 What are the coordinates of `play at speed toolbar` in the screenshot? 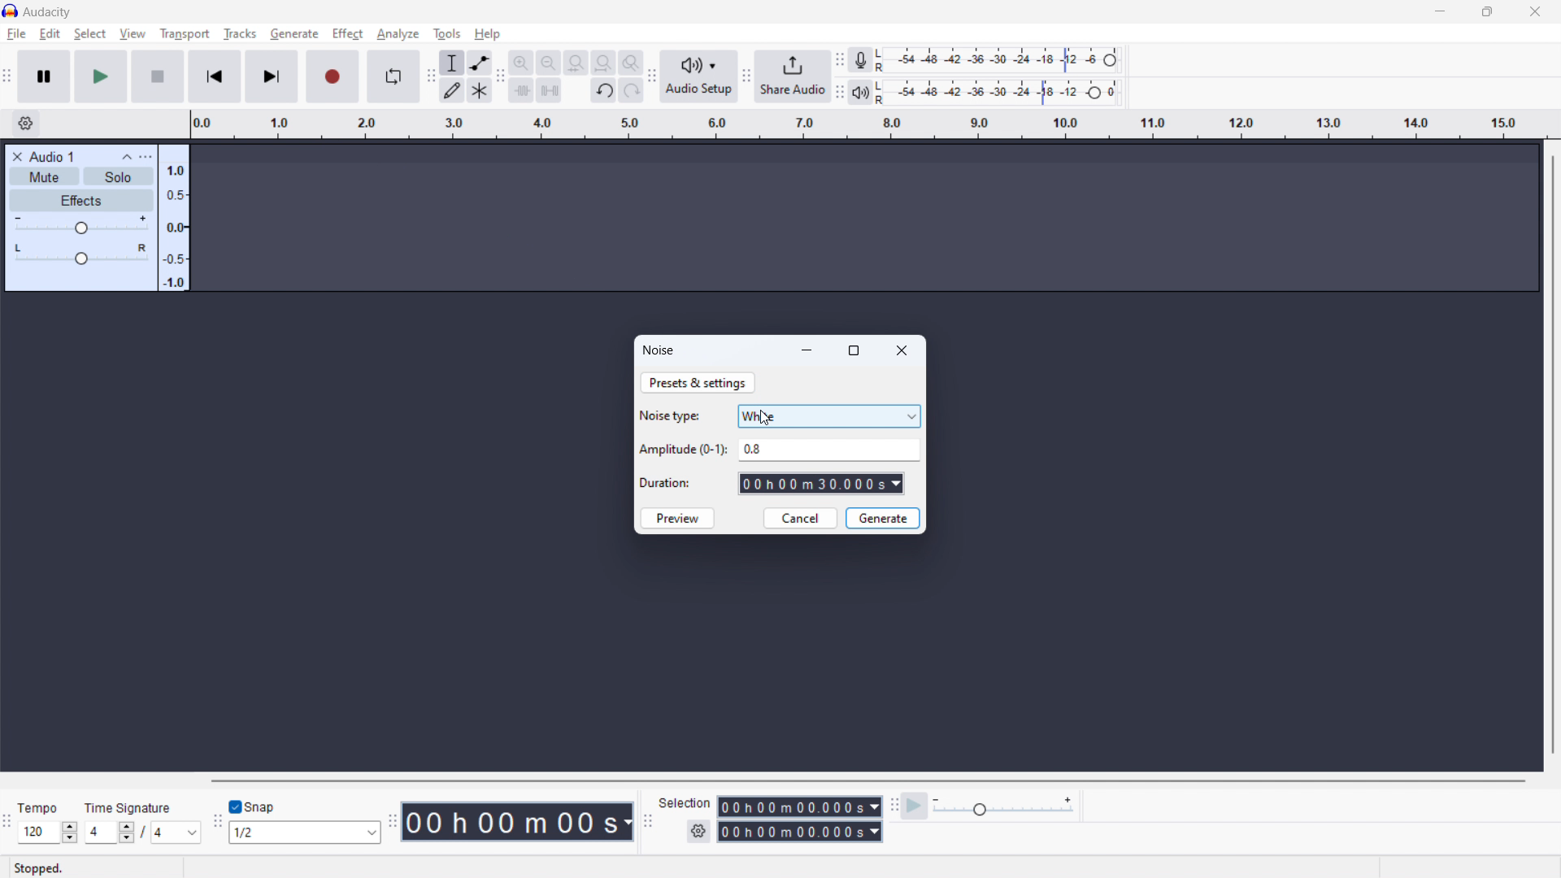 It's located at (894, 806).